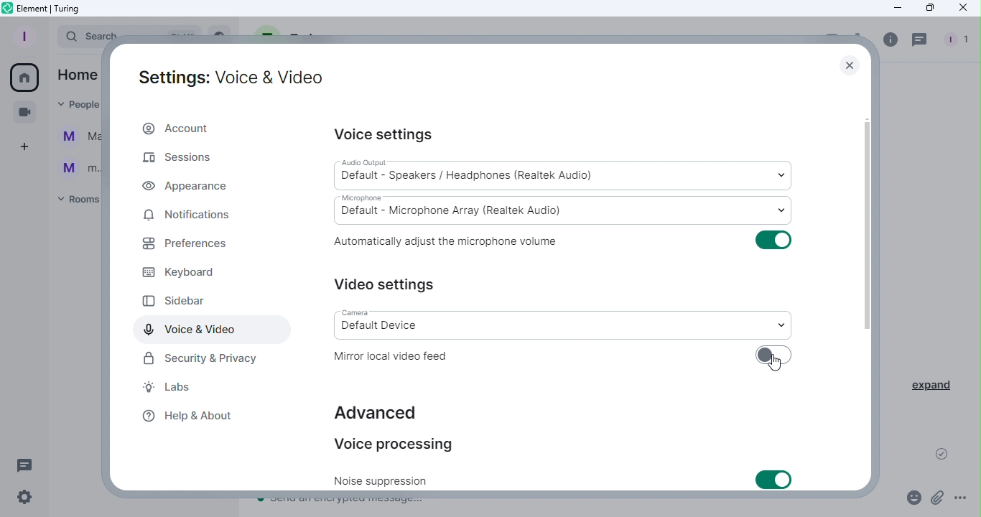  What do you see at coordinates (389, 480) in the screenshot?
I see `Noise suppression` at bounding box center [389, 480].